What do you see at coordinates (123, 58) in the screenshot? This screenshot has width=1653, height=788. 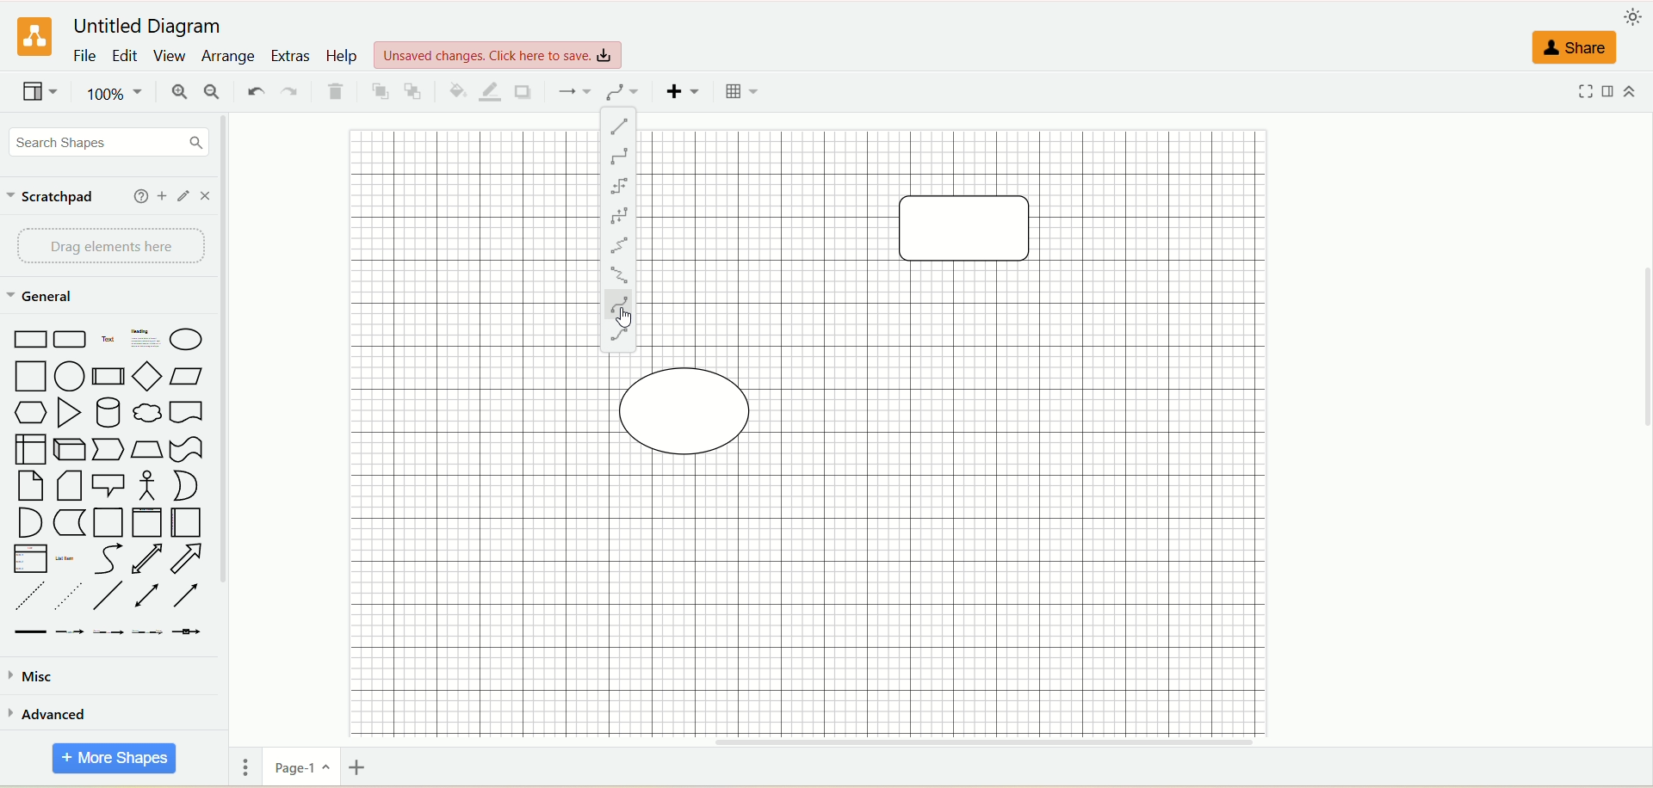 I see `edit` at bounding box center [123, 58].